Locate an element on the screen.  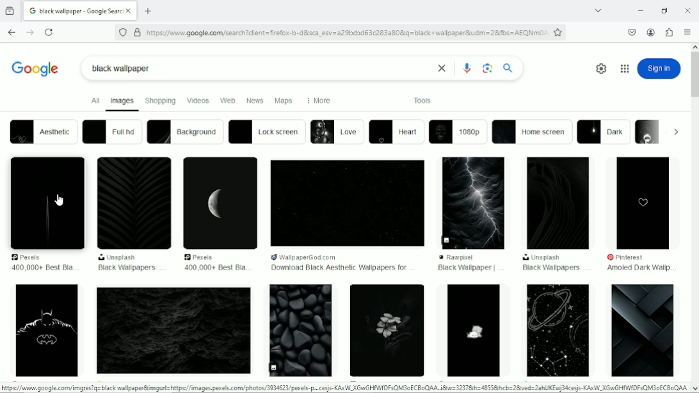
aesthetic is located at coordinates (42, 131).